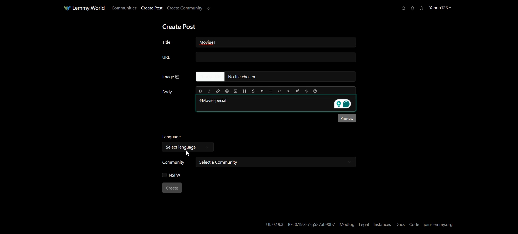 The image size is (518, 234). Describe the element at coordinates (185, 8) in the screenshot. I see `Create Community` at that location.